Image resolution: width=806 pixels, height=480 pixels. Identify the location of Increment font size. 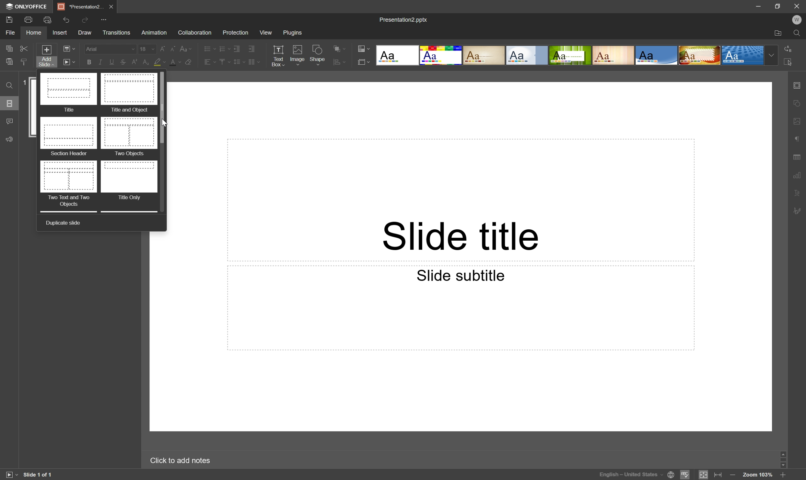
(161, 47).